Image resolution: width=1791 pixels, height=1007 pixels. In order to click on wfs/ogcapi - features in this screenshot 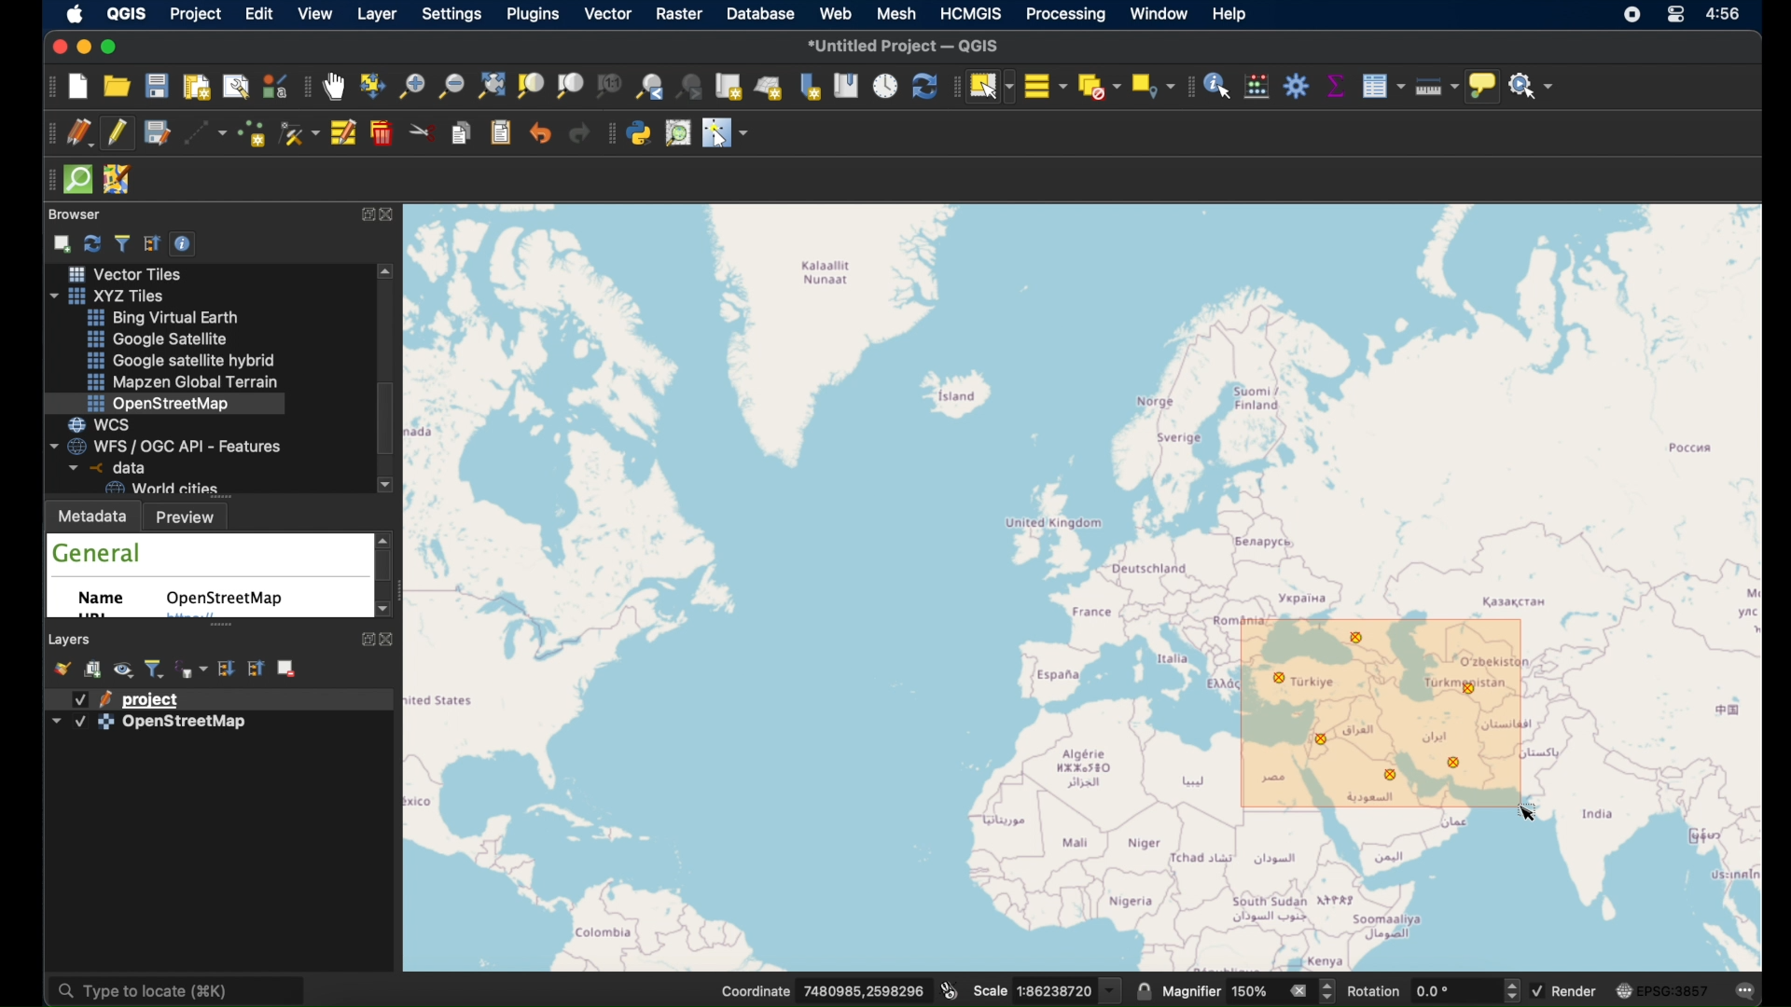, I will do `click(167, 445)`.